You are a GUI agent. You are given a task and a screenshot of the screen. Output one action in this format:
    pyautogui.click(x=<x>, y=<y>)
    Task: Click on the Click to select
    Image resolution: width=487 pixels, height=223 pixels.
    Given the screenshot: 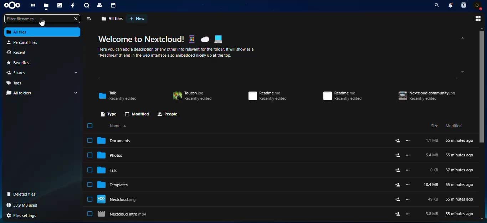 What is the action you would take?
    pyautogui.click(x=89, y=184)
    